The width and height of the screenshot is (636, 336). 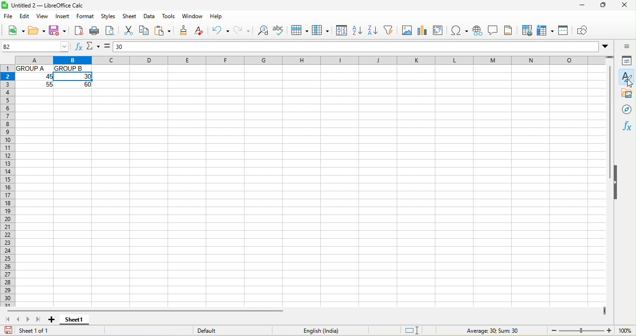 What do you see at coordinates (19, 320) in the screenshot?
I see `previous sheet` at bounding box center [19, 320].